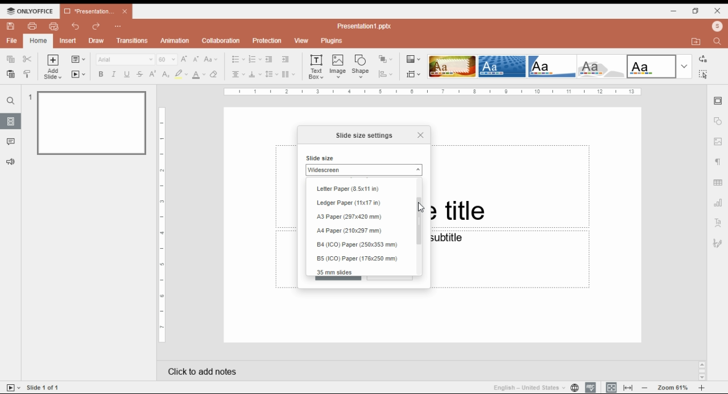 This screenshot has width=728, height=394. What do you see at coordinates (211, 59) in the screenshot?
I see `change case` at bounding box center [211, 59].